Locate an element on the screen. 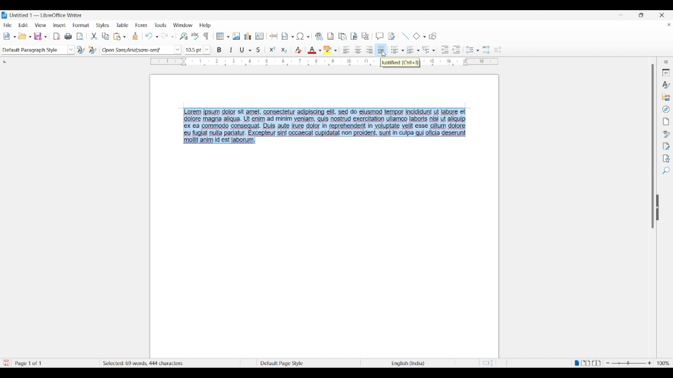 This screenshot has width=673, height=378. Insert field options is located at coordinates (293, 37).